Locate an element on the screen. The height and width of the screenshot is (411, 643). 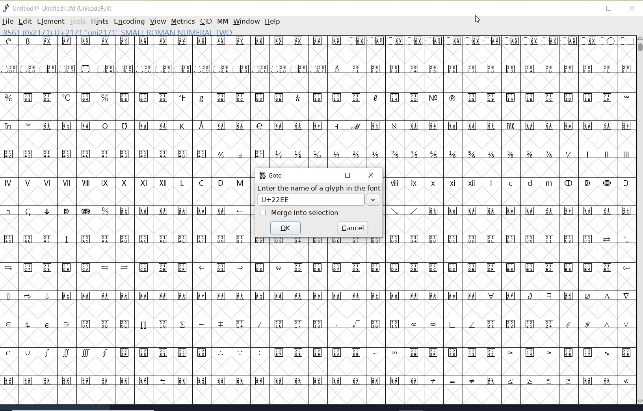
EDIT is located at coordinates (25, 21).